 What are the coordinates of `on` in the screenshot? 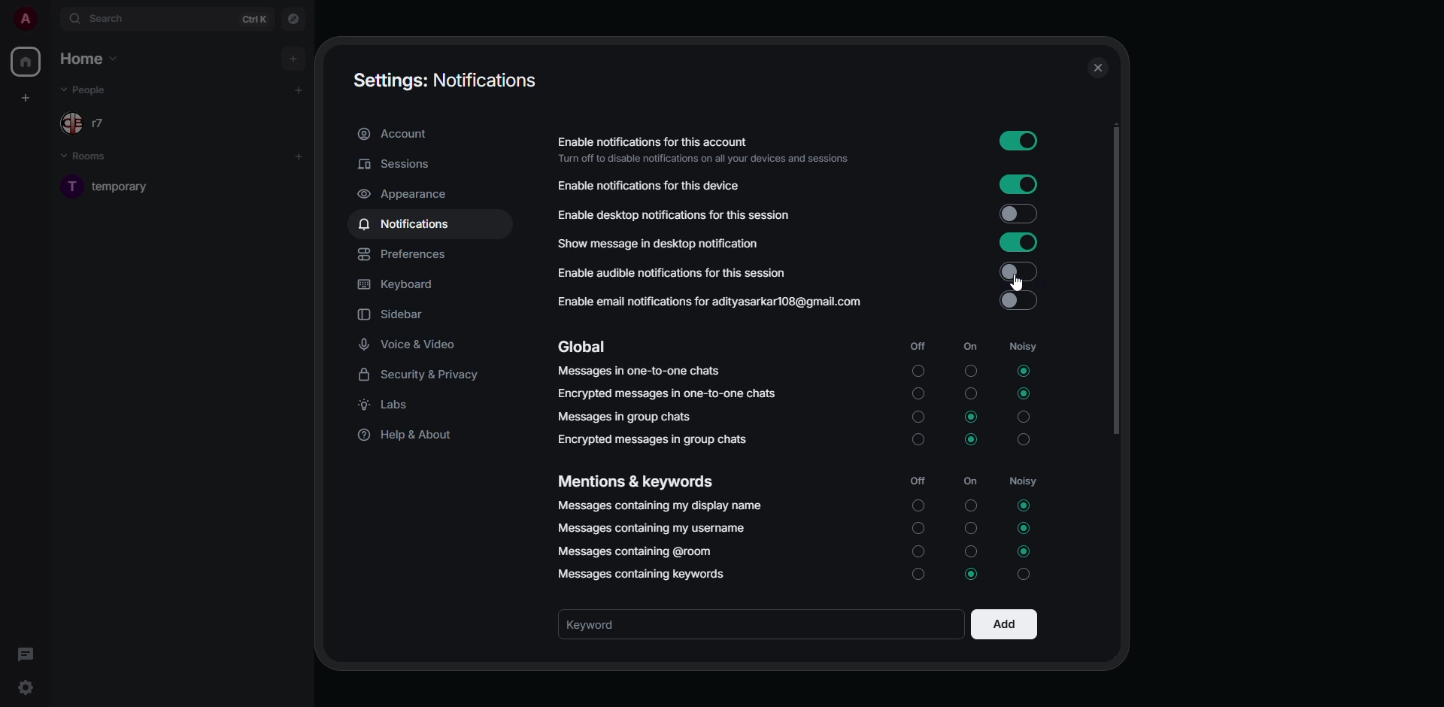 It's located at (968, 347).